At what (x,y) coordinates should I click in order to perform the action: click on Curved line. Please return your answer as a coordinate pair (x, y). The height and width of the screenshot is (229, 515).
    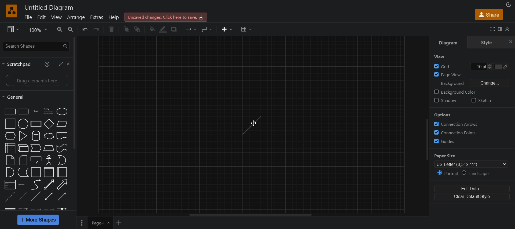
    Looking at the image, I should click on (35, 184).